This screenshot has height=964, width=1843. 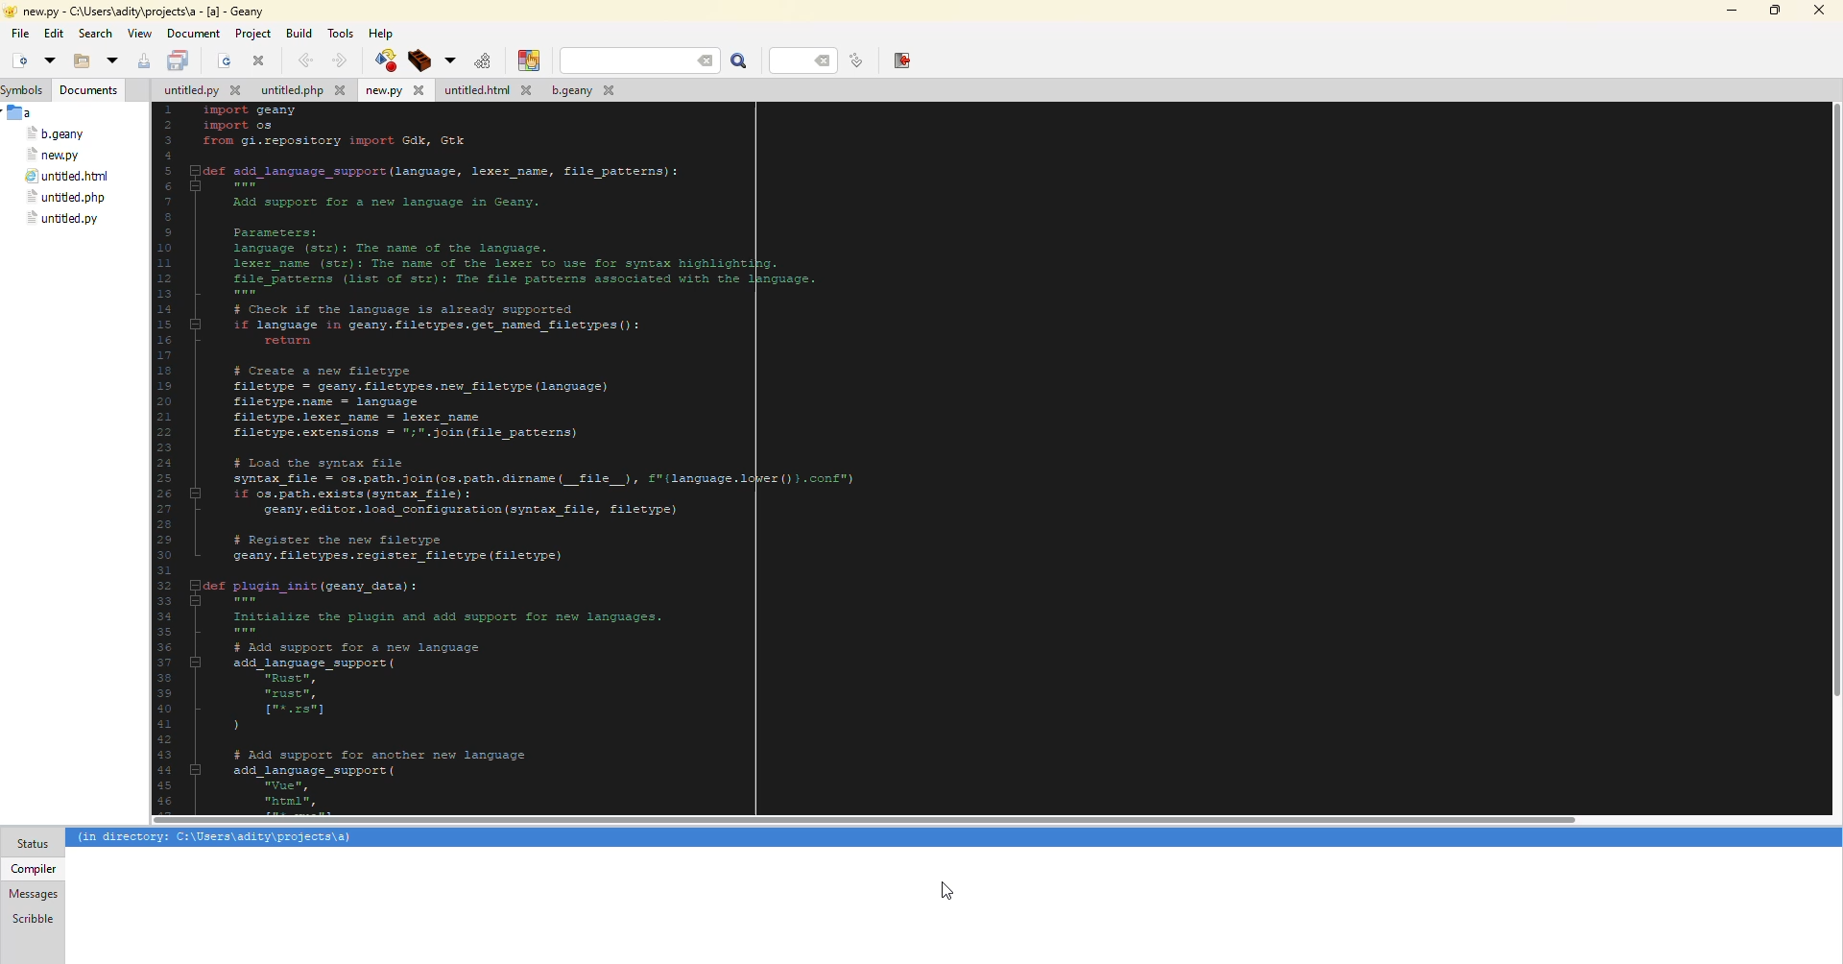 I want to click on file, so click(x=394, y=90).